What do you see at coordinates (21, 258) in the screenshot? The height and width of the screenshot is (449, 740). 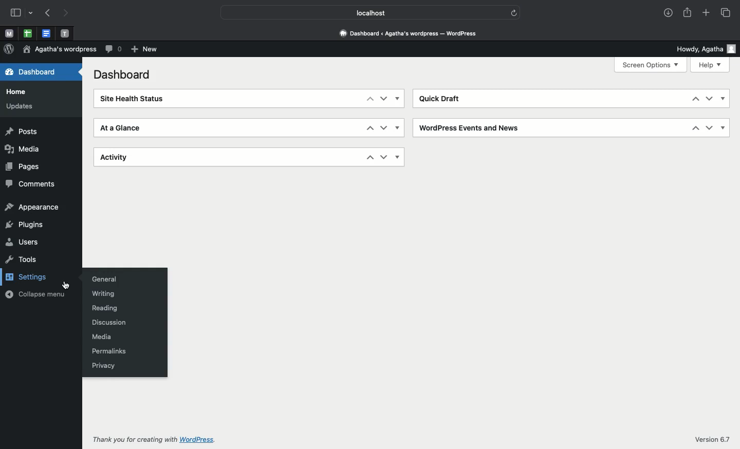 I see `Tools` at bounding box center [21, 258].